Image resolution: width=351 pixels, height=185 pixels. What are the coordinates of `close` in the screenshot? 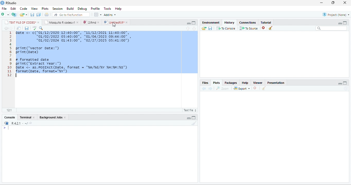 It's located at (78, 22).